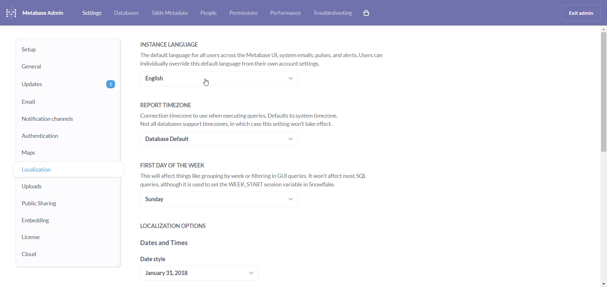 Image resolution: width=607 pixels, height=287 pixels. Describe the element at coordinates (64, 154) in the screenshot. I see `maps` at that location.